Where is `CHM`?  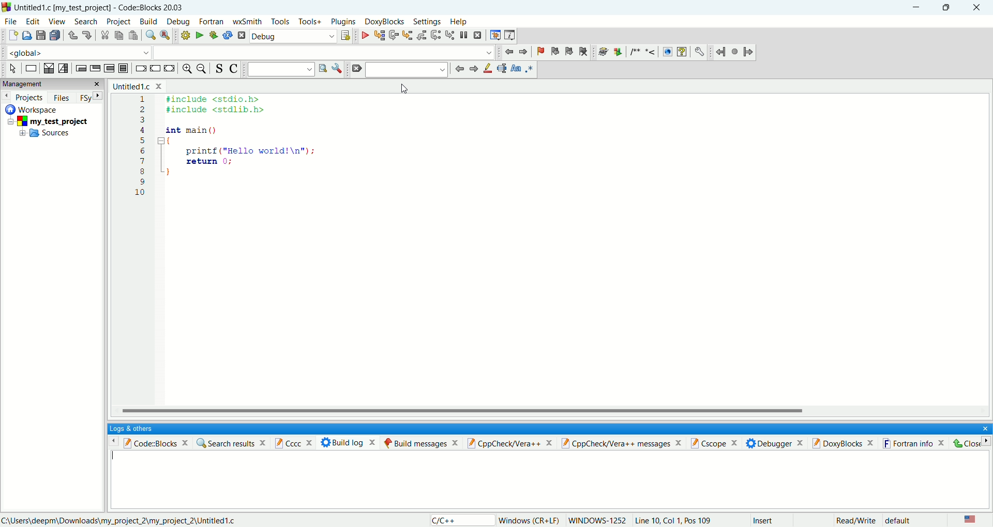 CHM is located at coordinates (682, 52).